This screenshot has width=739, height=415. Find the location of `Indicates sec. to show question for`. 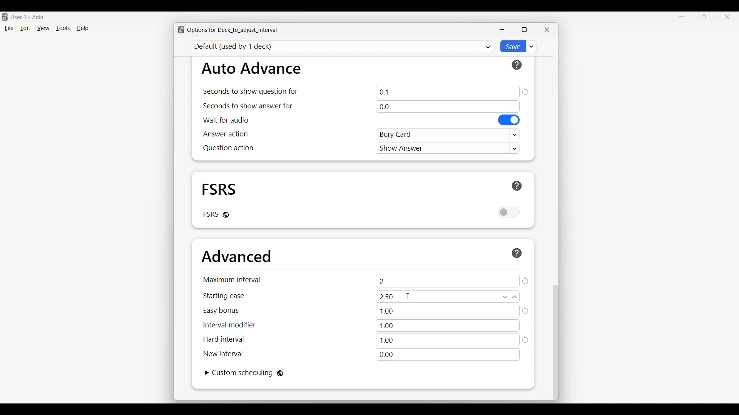

Indicates sec. to show question for is located at coordinates (250, 91).